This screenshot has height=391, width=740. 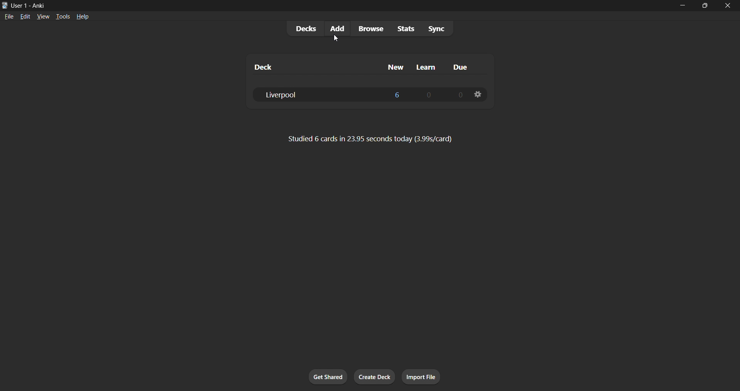 I want to click on Anki logo, so click(x=5, y=5).